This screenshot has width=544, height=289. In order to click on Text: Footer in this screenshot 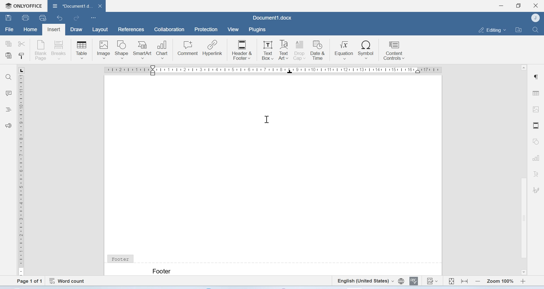, I will do `click(163, 271)`.